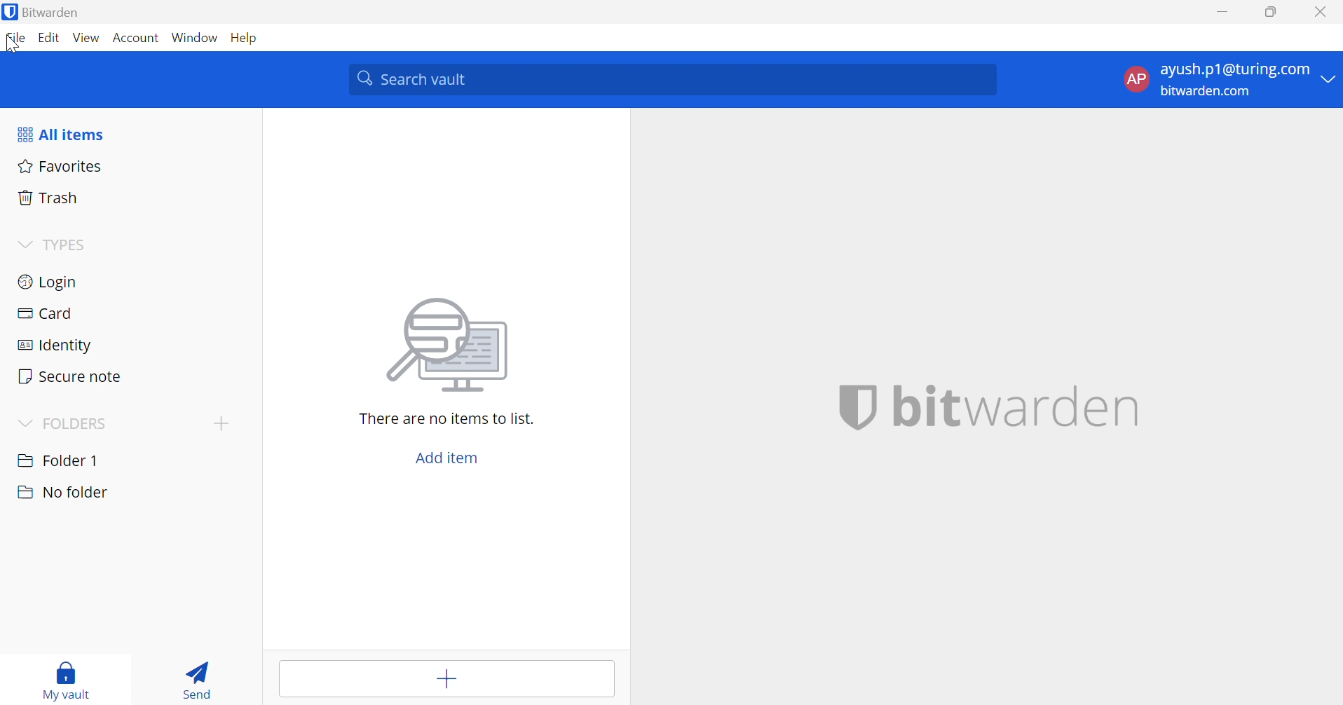  Describe the element at coordinates (673, 80) in the screenshot. I see `Search vault` at that location.